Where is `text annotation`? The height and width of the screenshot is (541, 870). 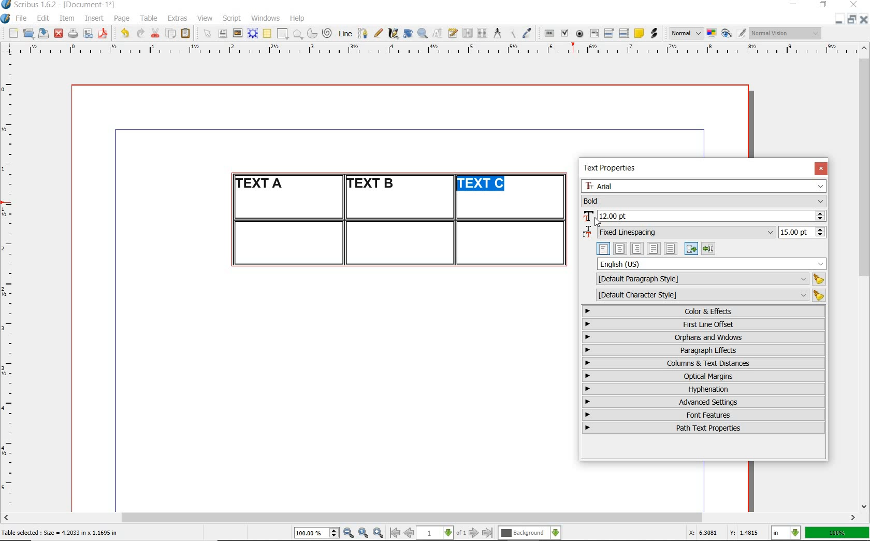
text annotation is located at coordinates (639, 34).